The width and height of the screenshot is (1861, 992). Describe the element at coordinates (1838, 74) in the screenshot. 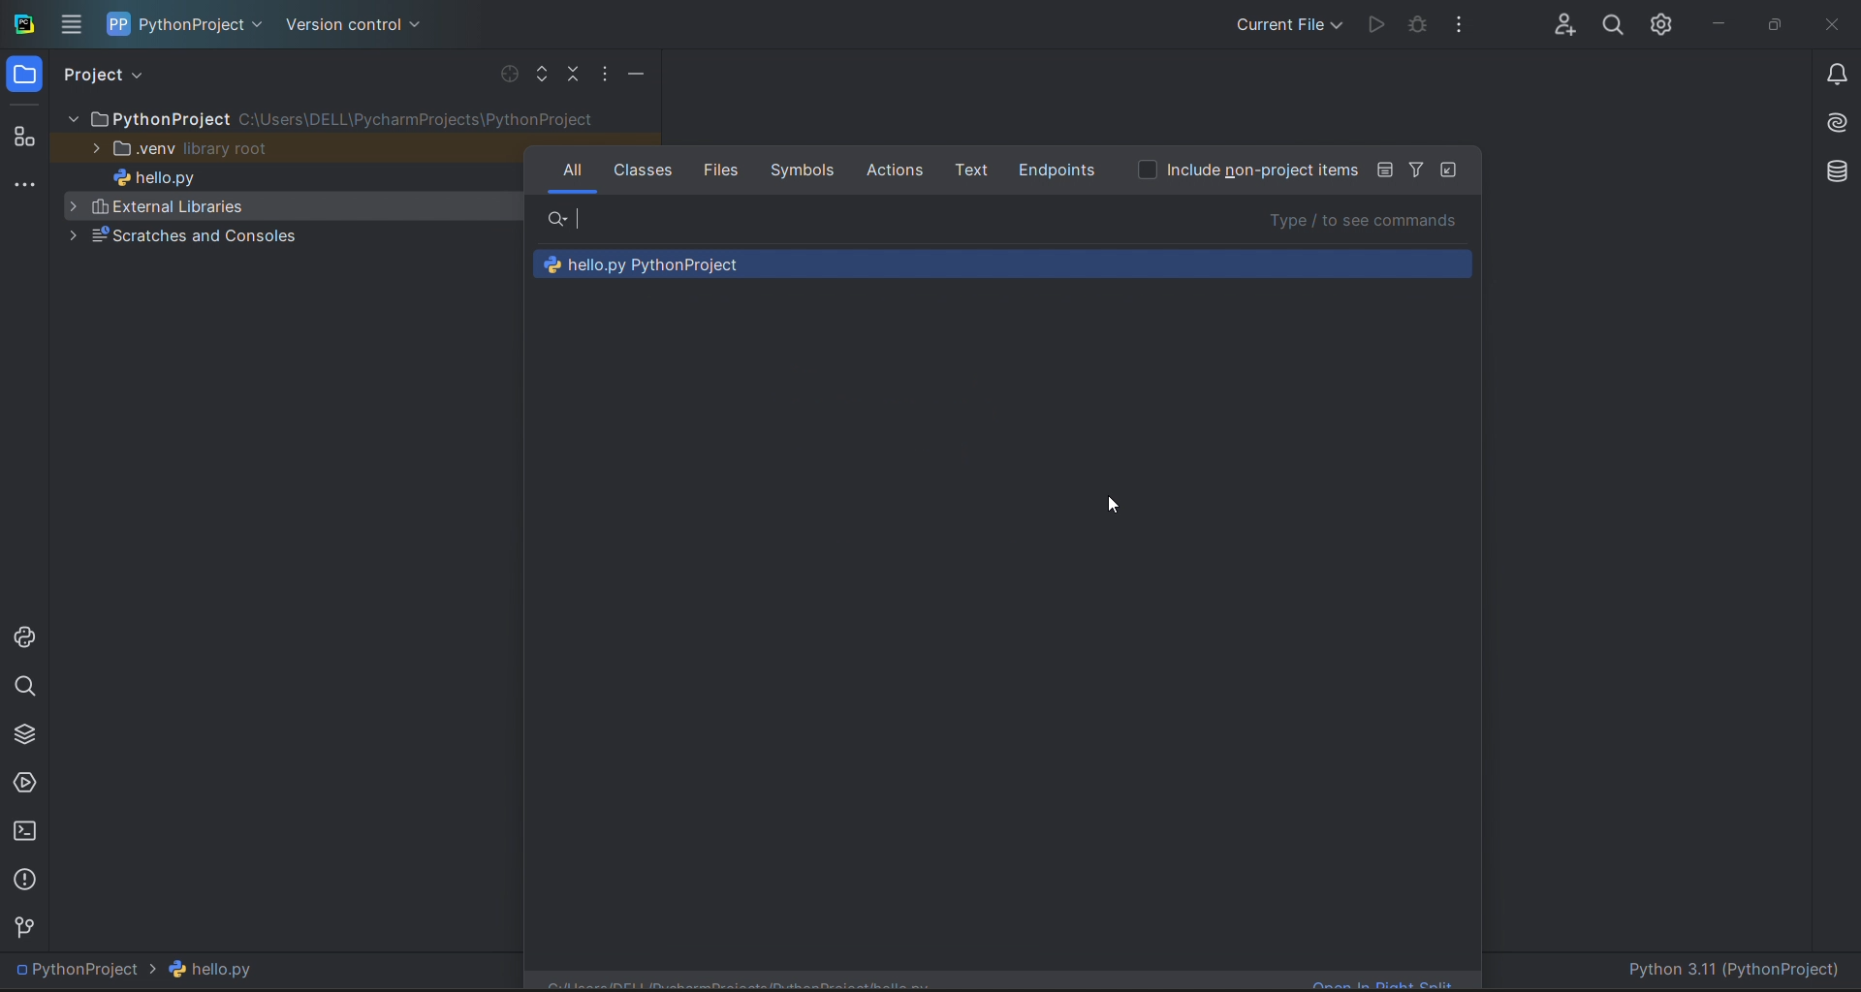

I see `notifications` at that location.